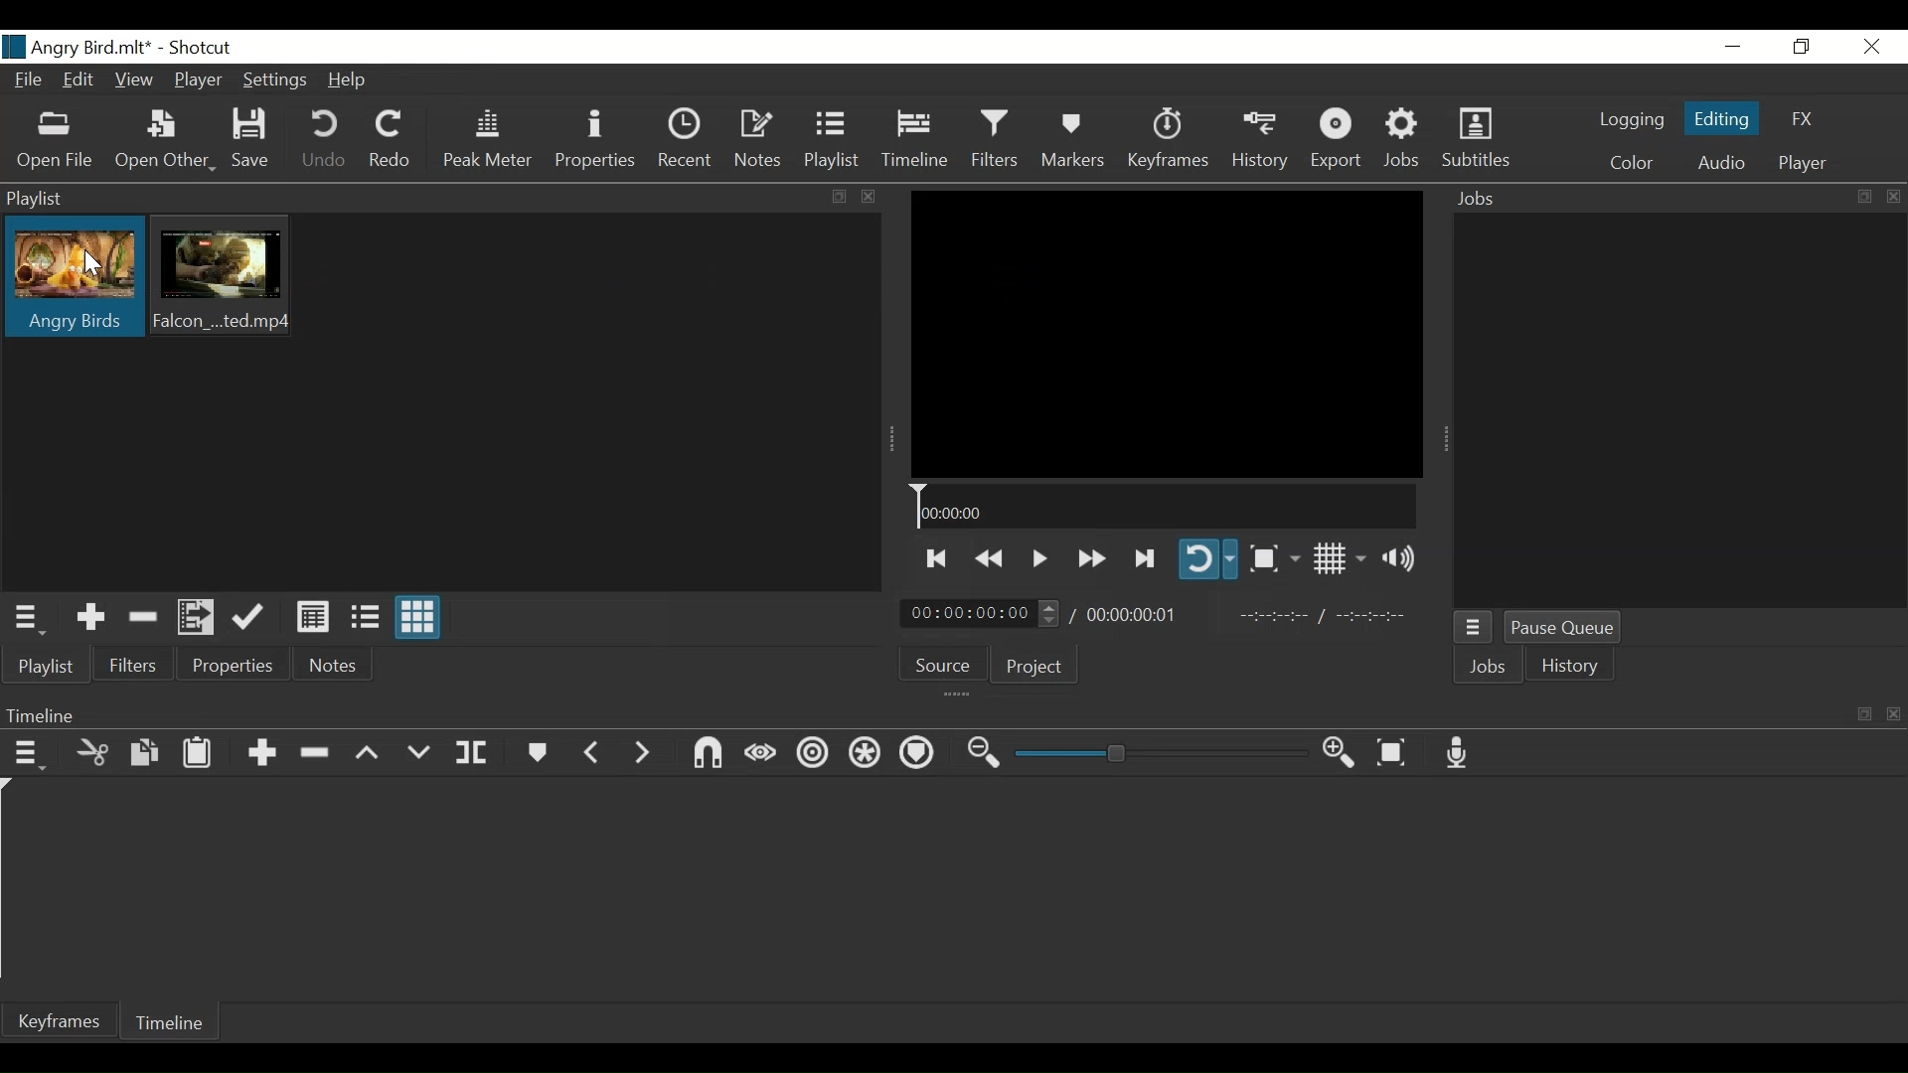  What do you see at coordinates (1488, 666) in the screenshot?
I see `Jobs` at bounding box center [1488, 666].